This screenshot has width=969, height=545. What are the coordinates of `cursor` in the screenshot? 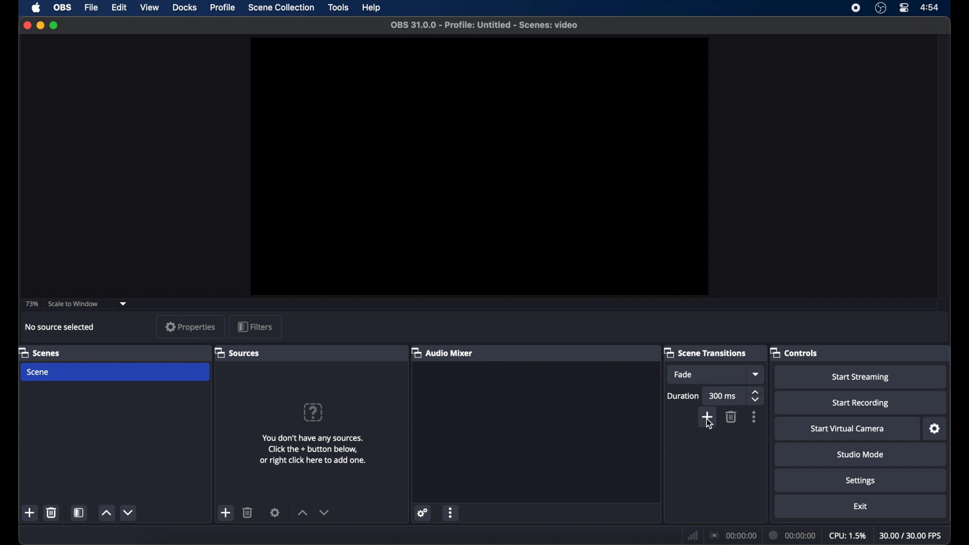 It's located at (709, 426).